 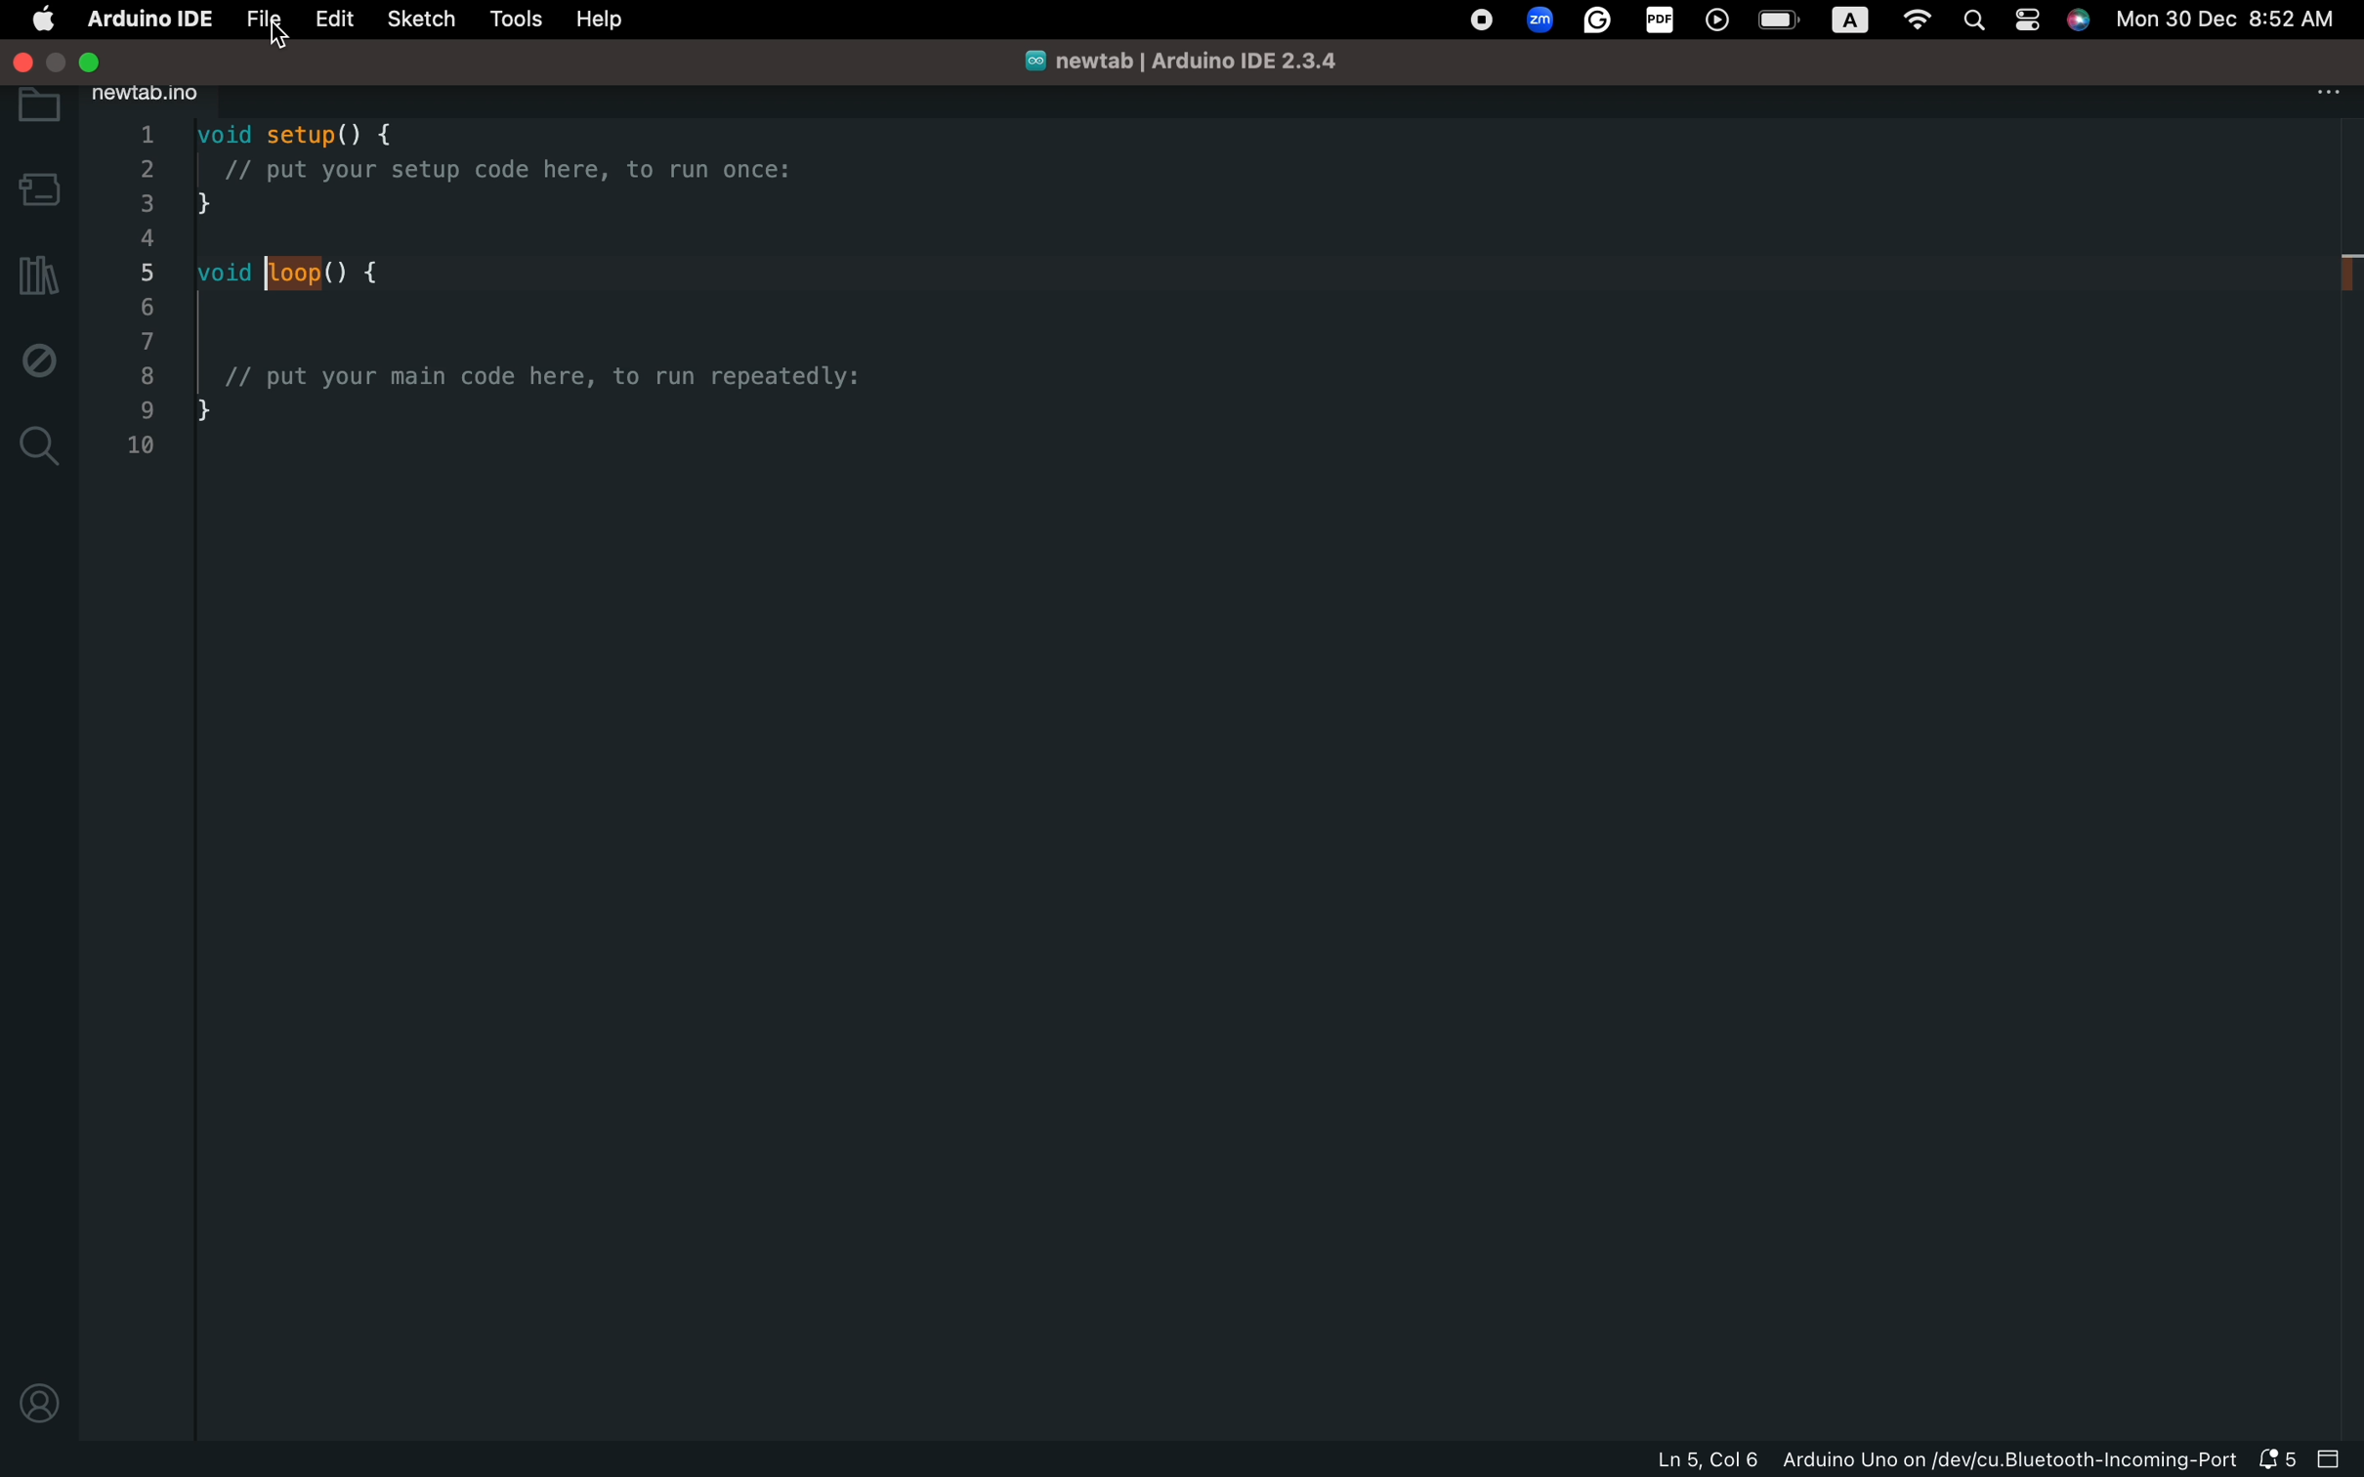 I want to click on exit full screen, so click(x=92, y=63).